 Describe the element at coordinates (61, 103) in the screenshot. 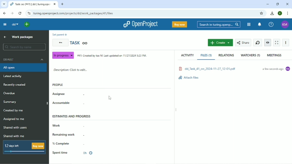

I see `Accountable` at that location.